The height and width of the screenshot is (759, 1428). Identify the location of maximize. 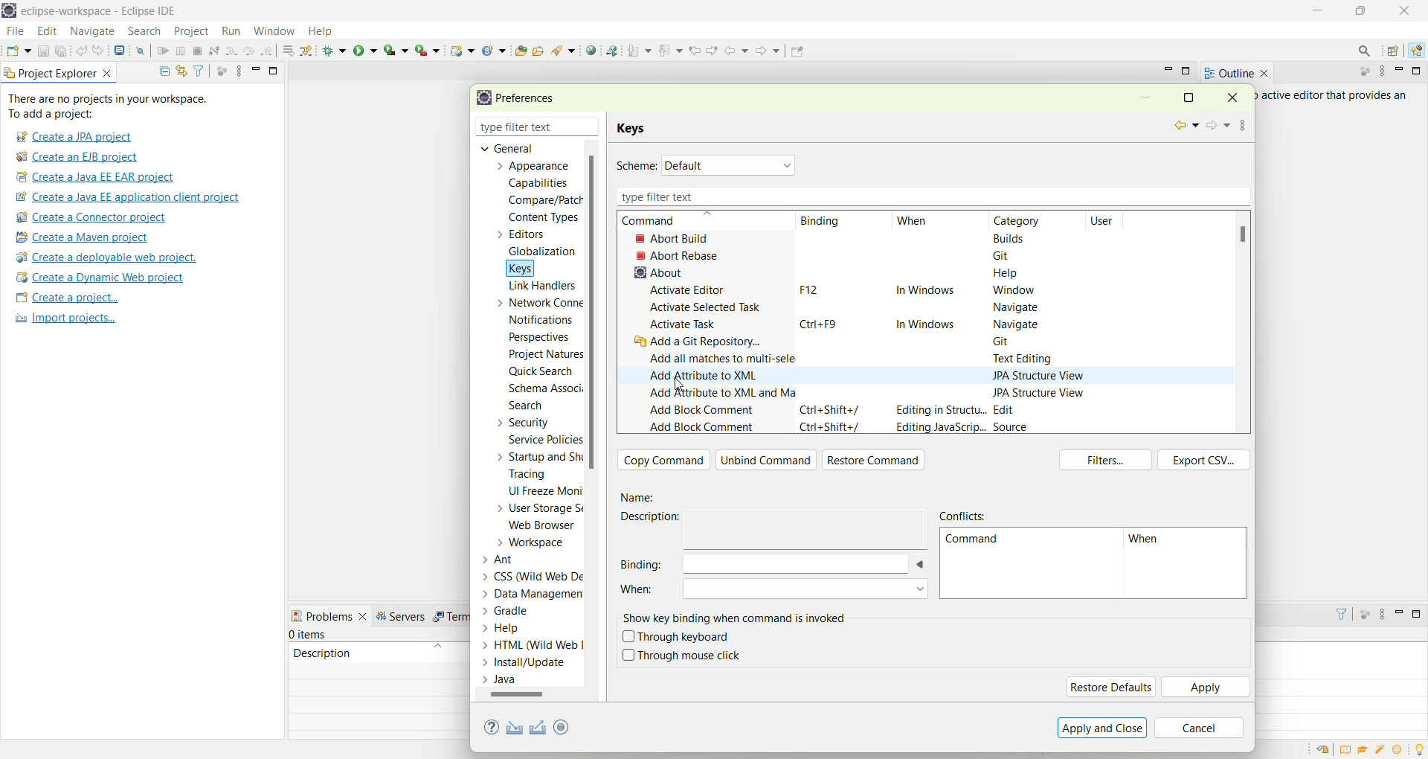
(274, 69).